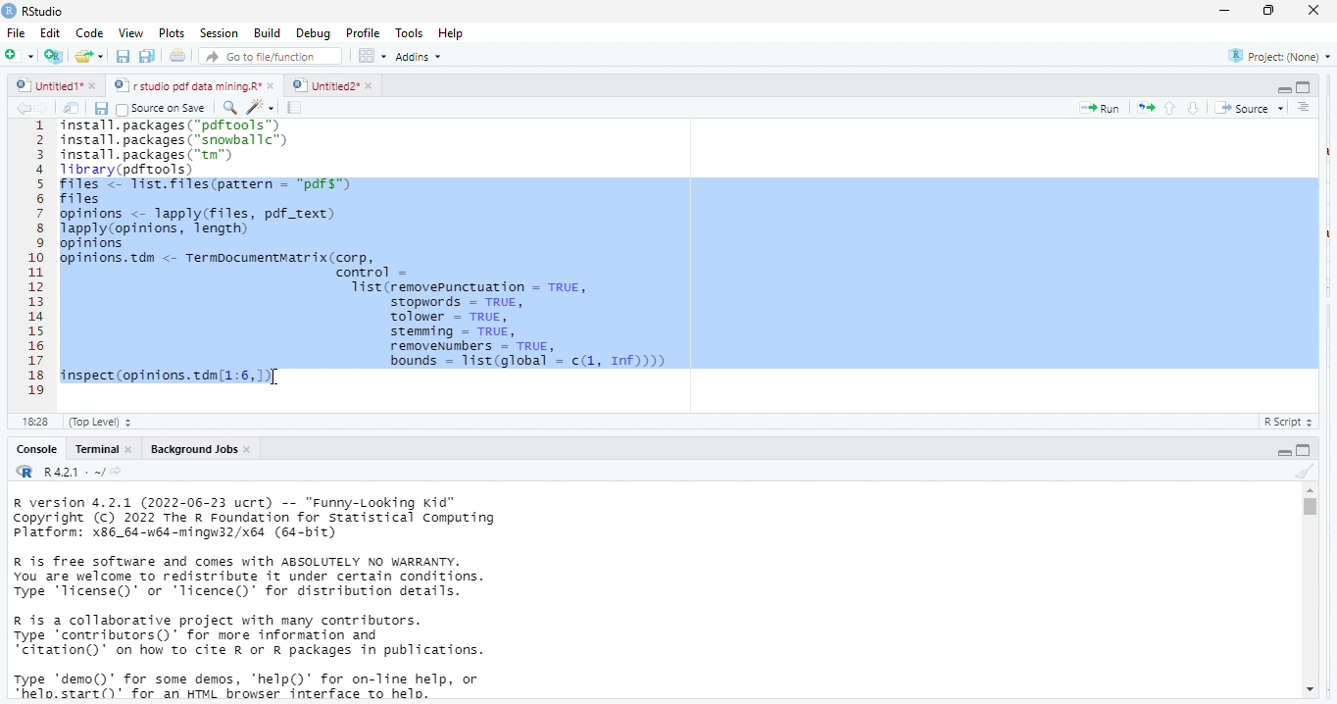 The image size is (1337, 704). I want to click on cursor movement, so click(277, 379).